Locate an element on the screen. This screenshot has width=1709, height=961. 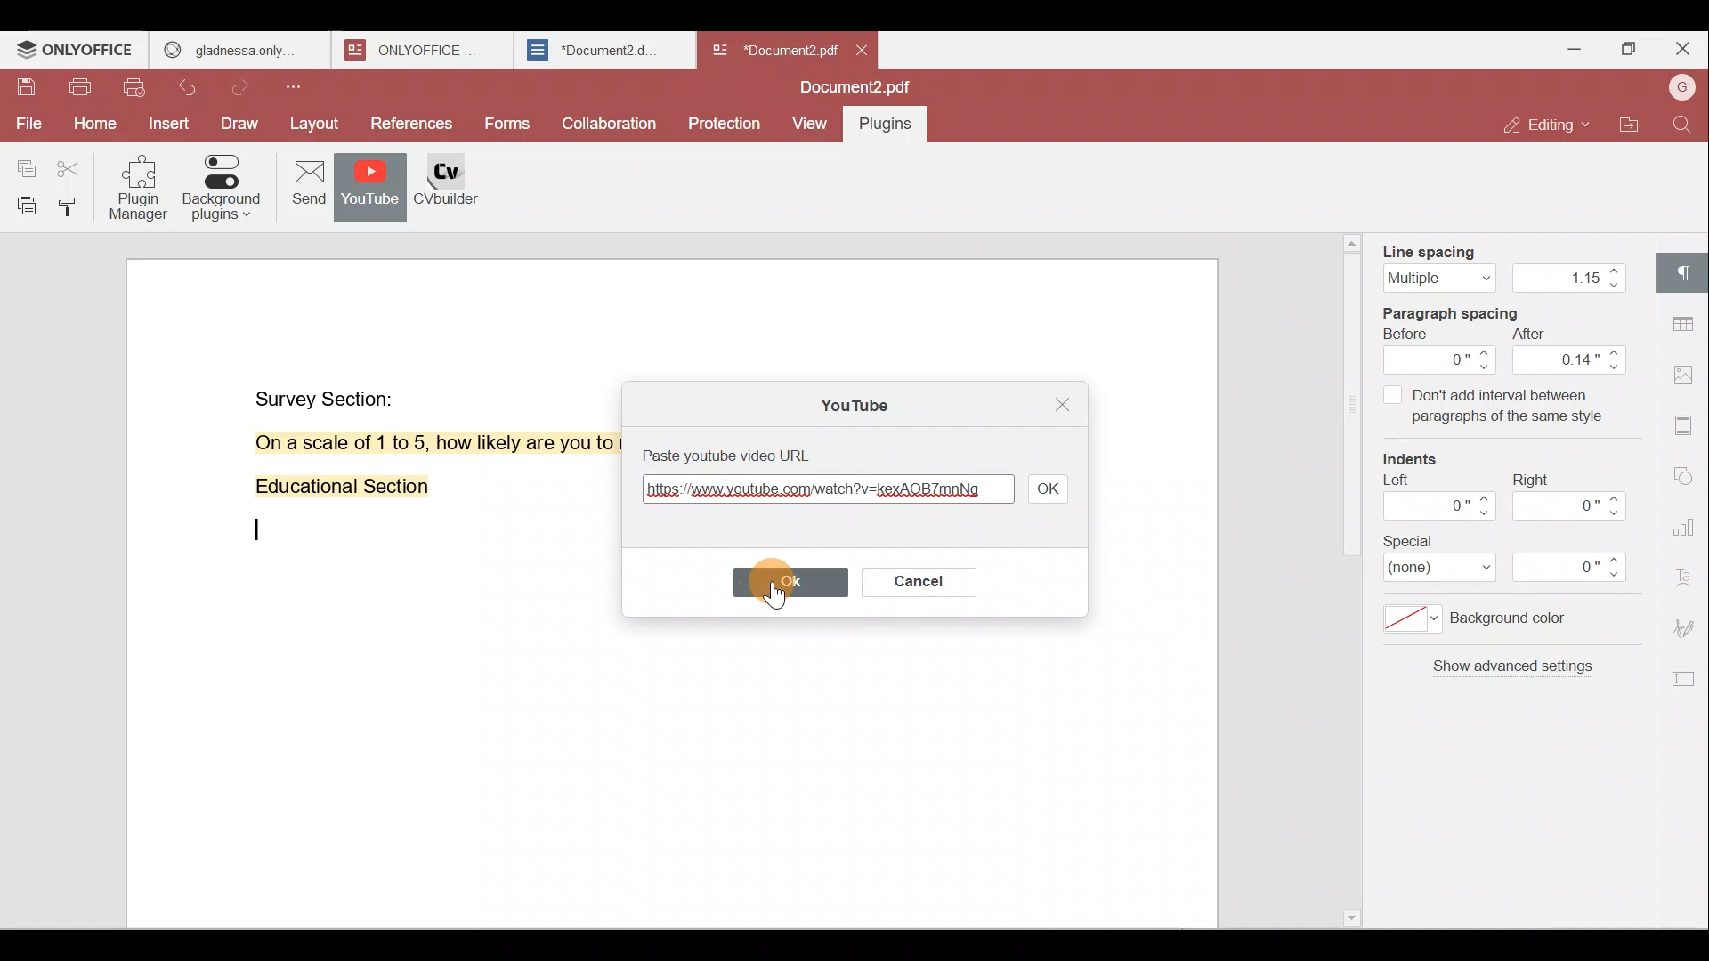
Save is located at coordinates (26, 92).